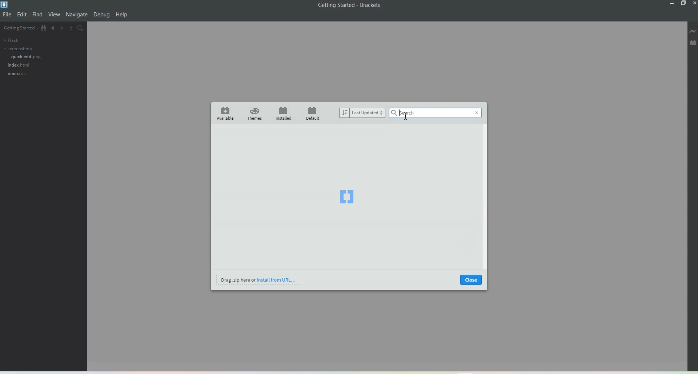 This screenshot has width=698, height=374. What do you see at coordinates (406, 116) in the screenshot?
I see `Text Cursor` at bounding box center [406, 116].